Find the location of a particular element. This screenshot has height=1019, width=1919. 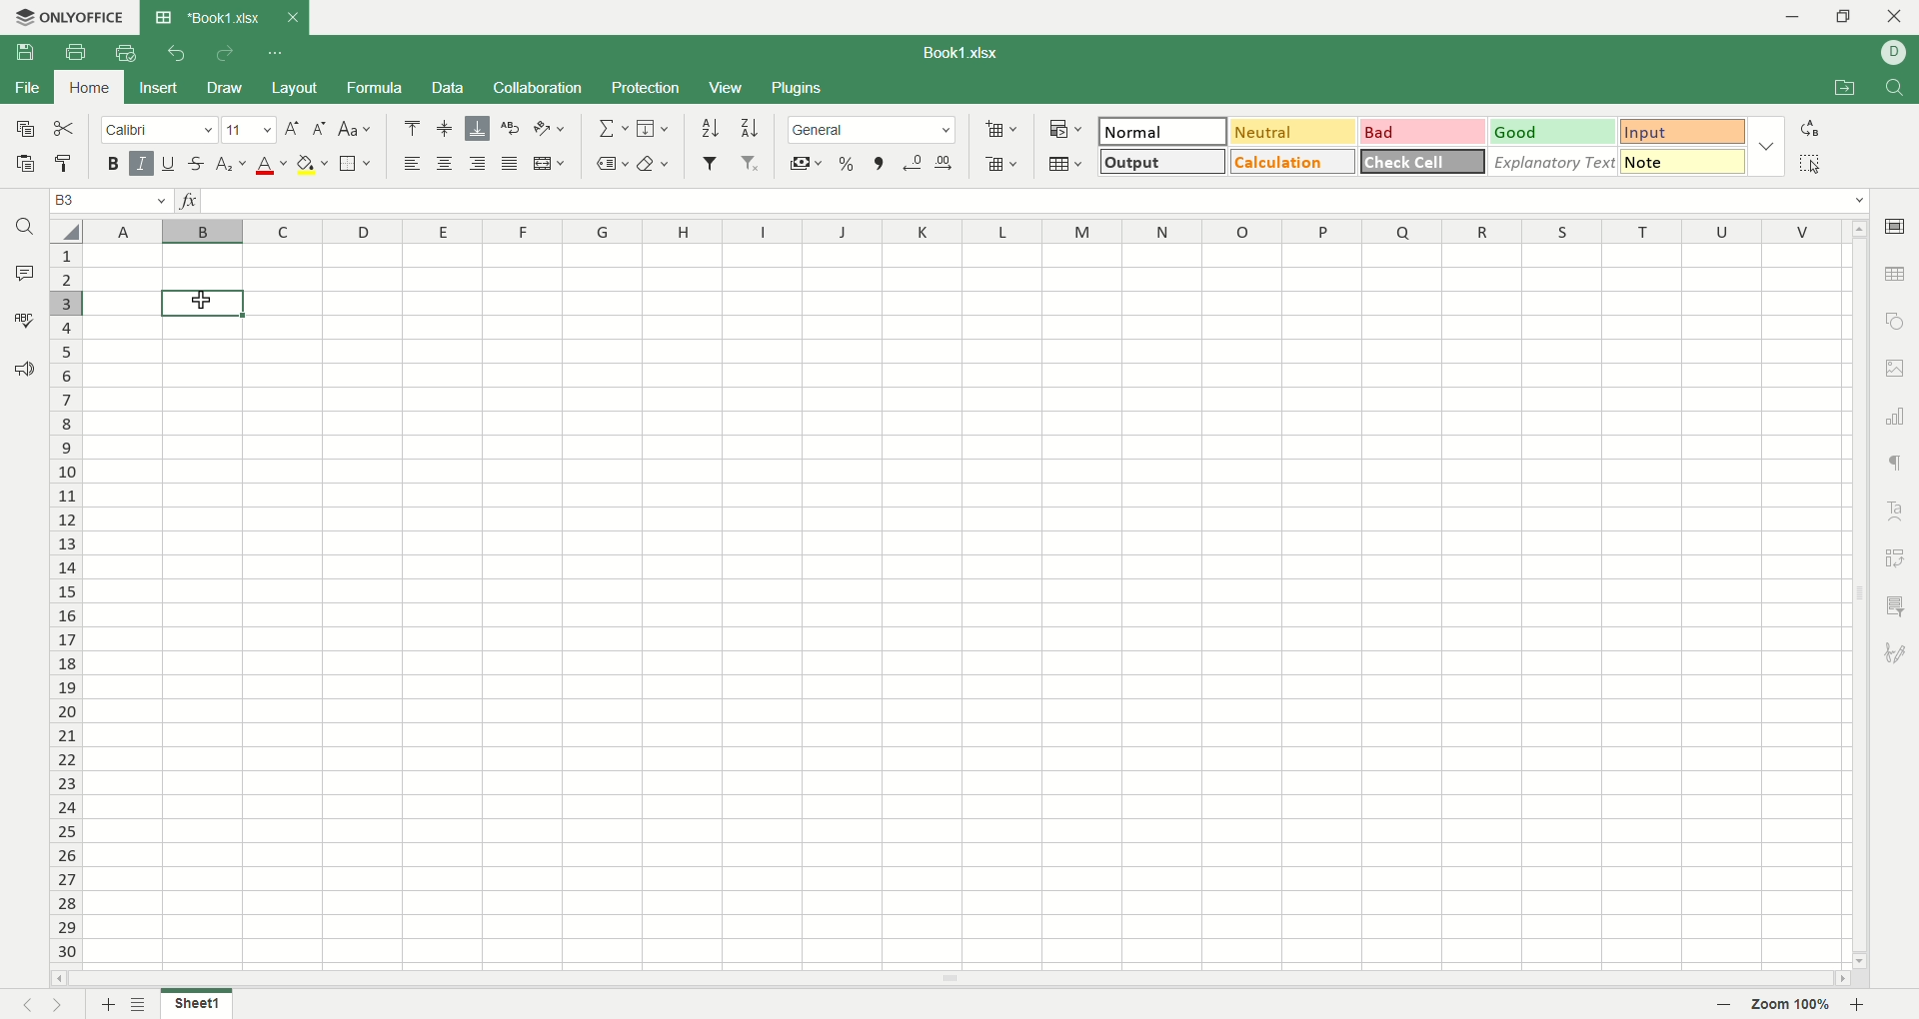

quick settings is located at coordinates (273, 52).